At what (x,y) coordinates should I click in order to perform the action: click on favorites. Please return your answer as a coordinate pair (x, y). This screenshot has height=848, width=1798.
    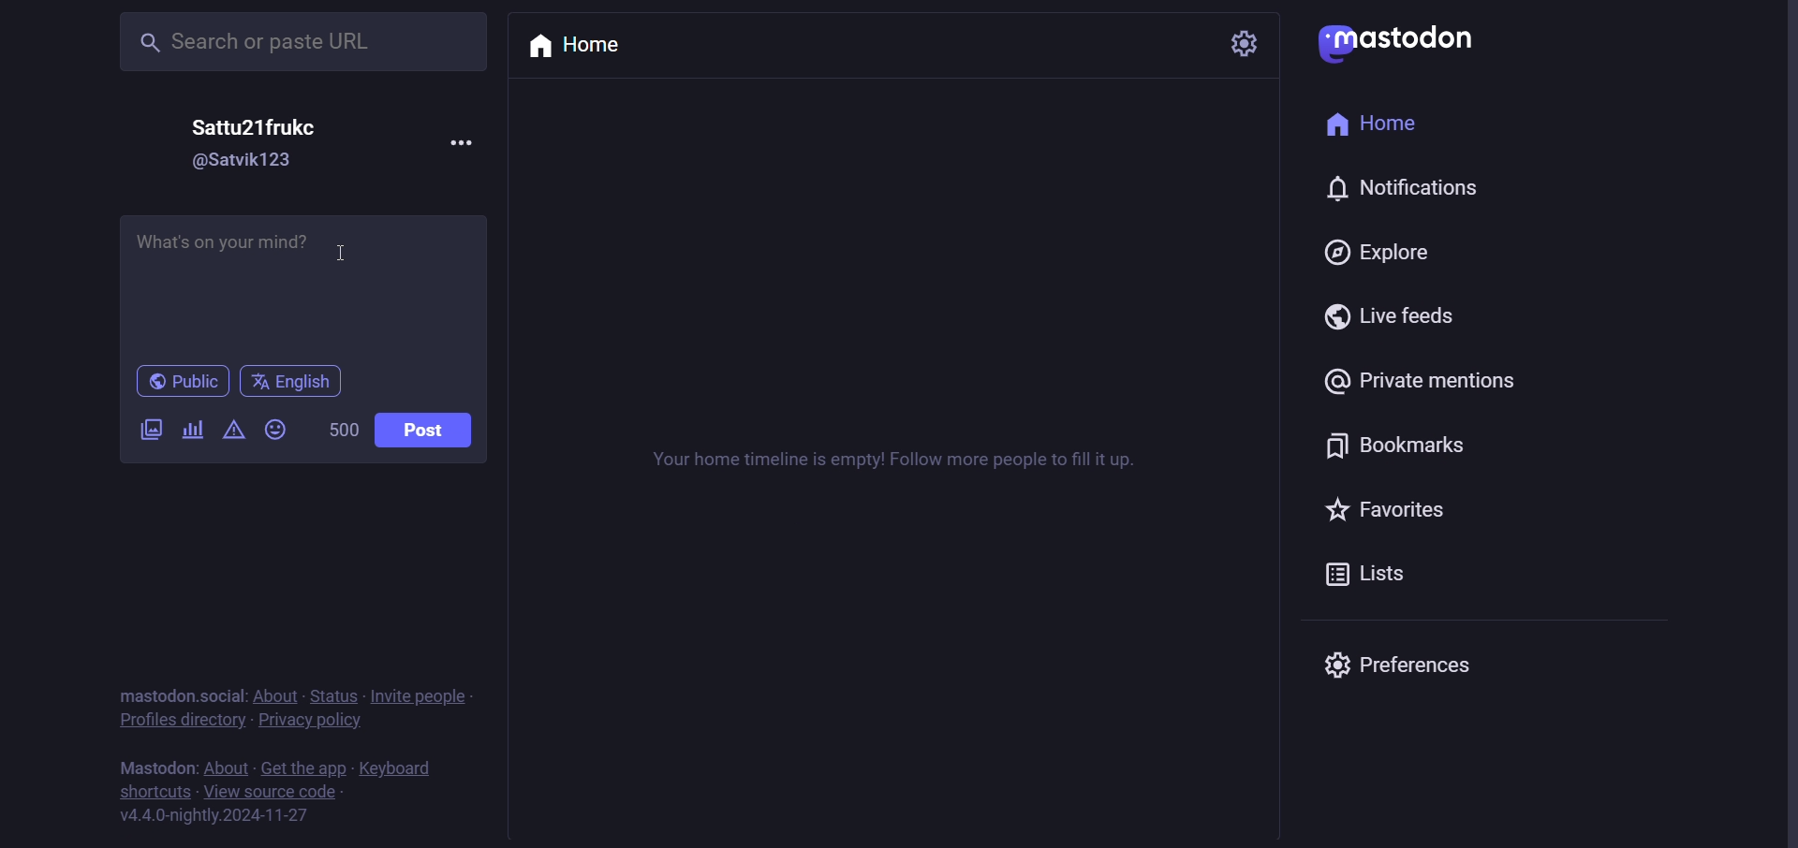
    Looking at the image, I should click on (1386, 512).